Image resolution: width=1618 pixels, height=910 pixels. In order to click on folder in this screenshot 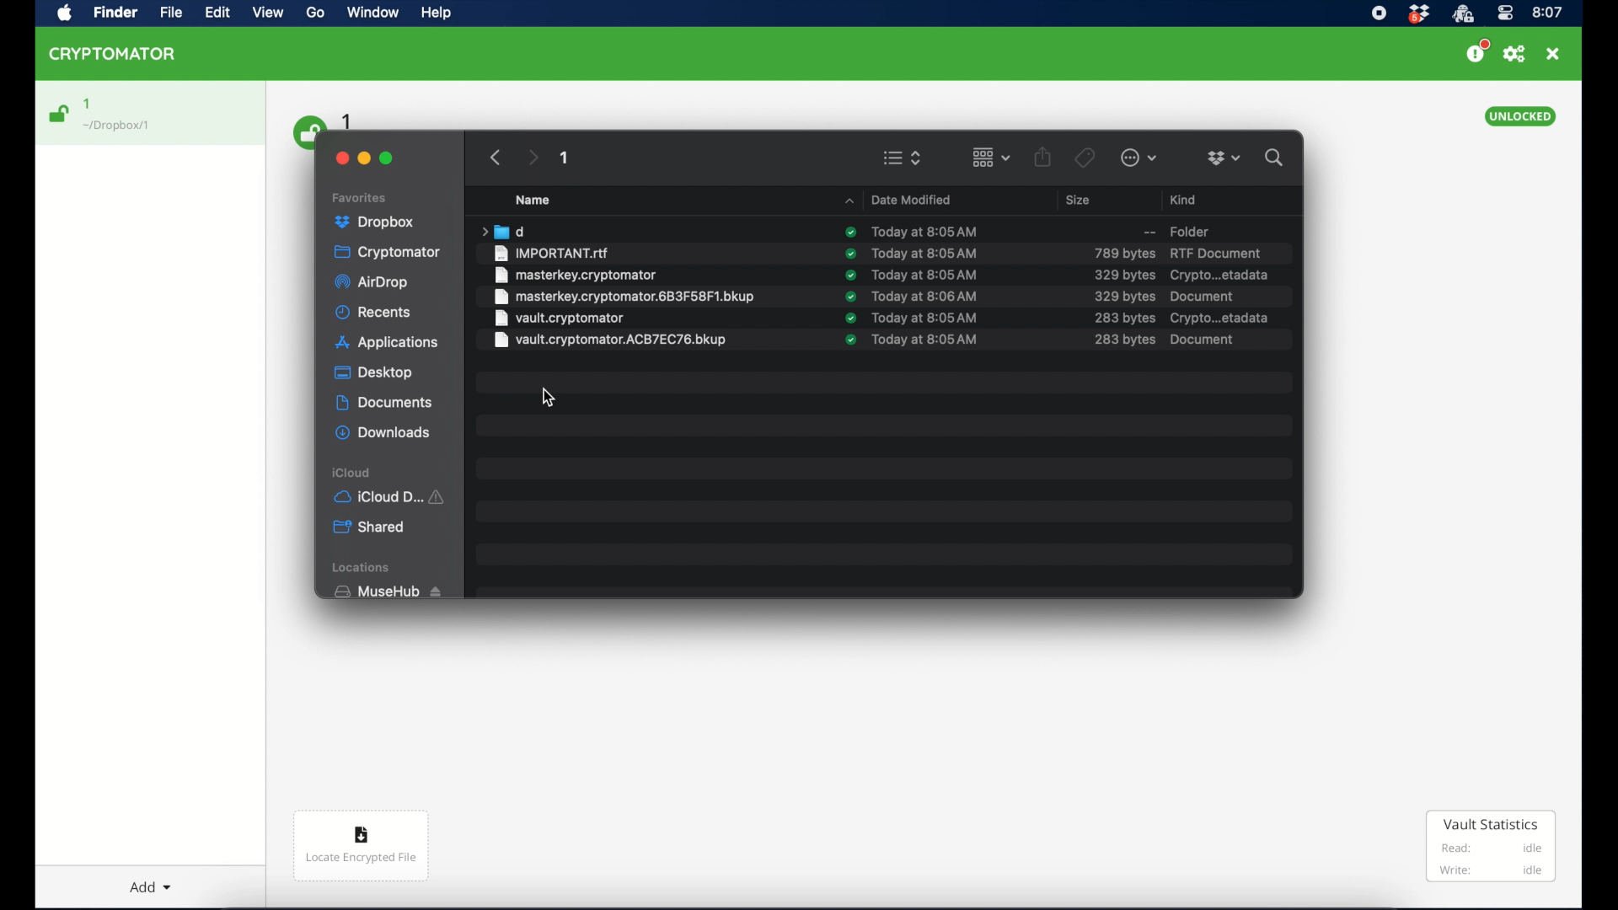, I will do `click(501, 231)`.